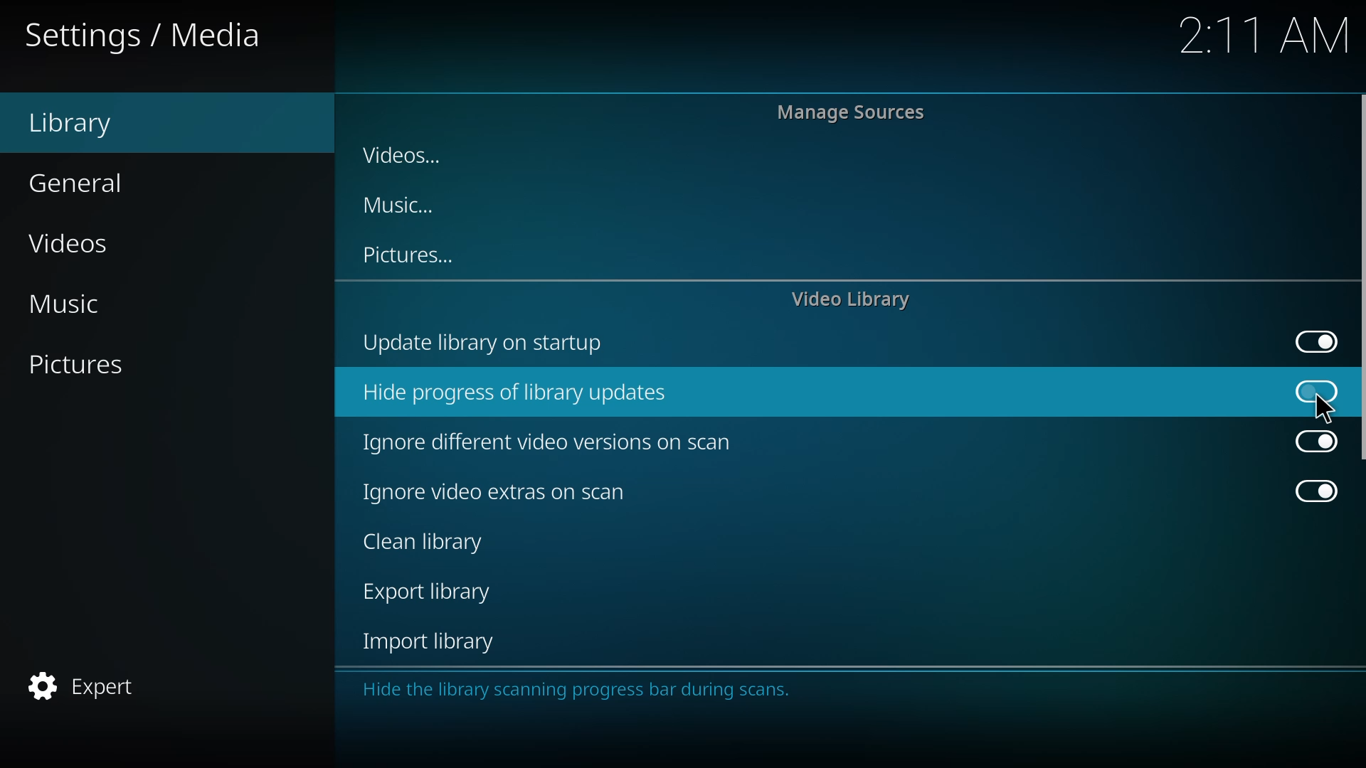 This screenshot has width=1366, height=768. Describe the element at coordinates (414, 255) in the screenshot. I see `pictures` at that location.